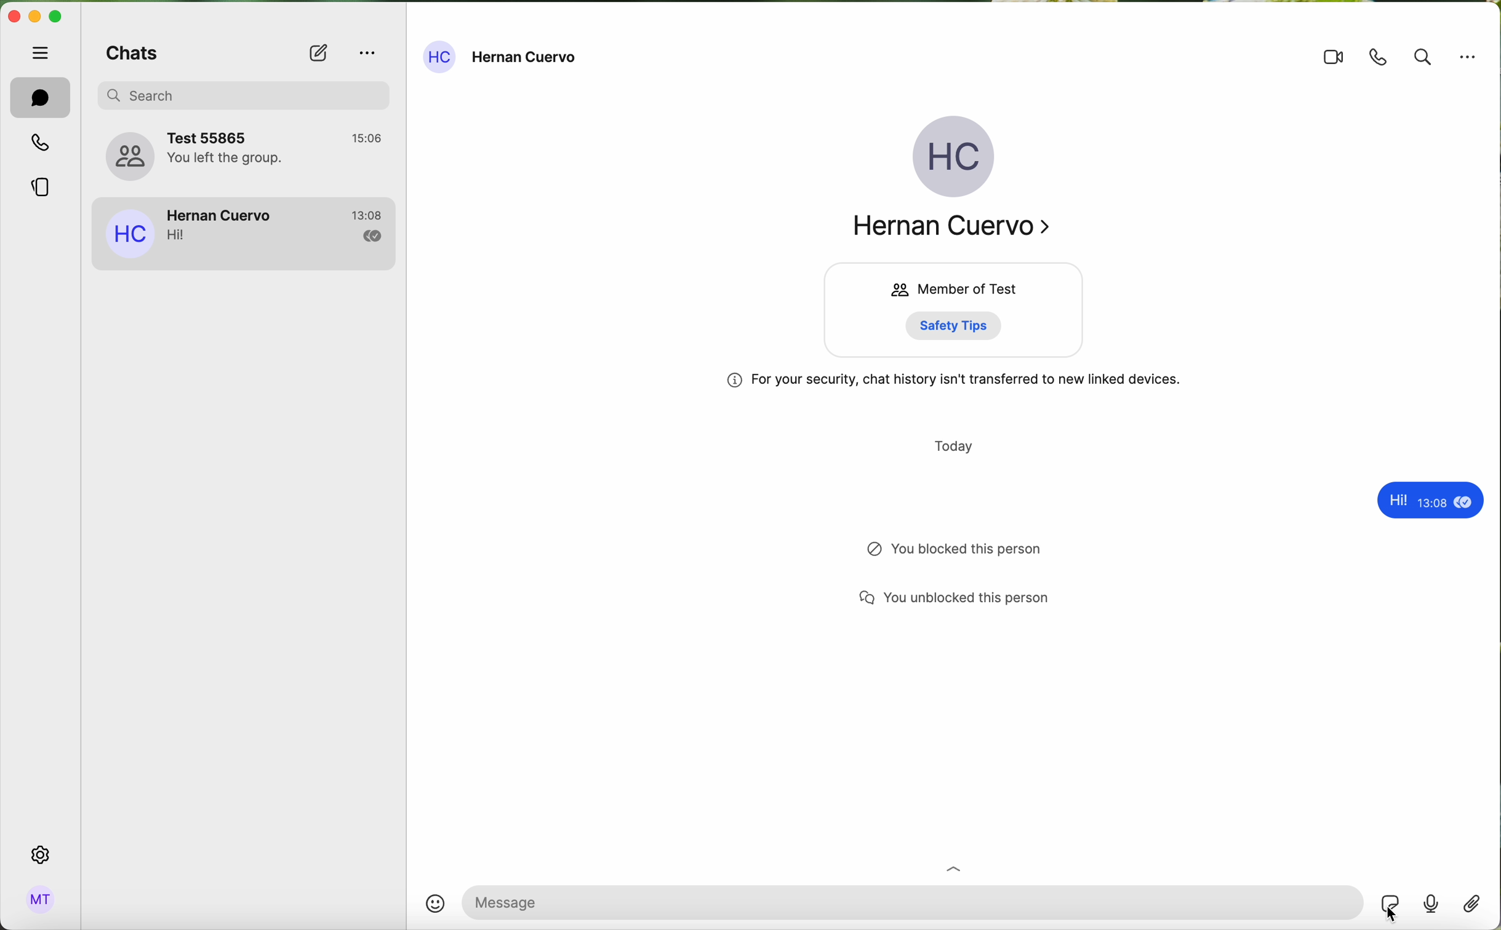  Describe the element at coordinates (317, 54) in the screenshot. I see `new chat` at that location.